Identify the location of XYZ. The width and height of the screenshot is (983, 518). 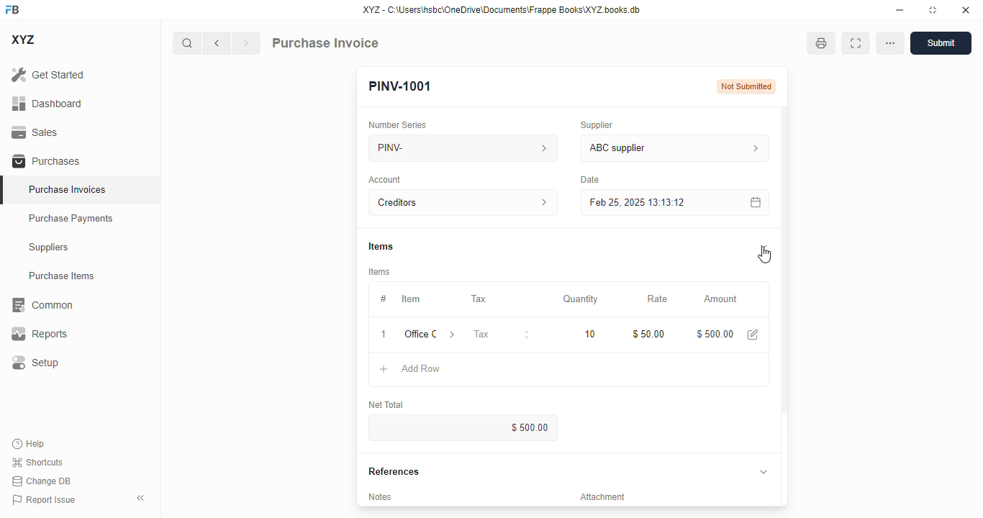
(24, 40).